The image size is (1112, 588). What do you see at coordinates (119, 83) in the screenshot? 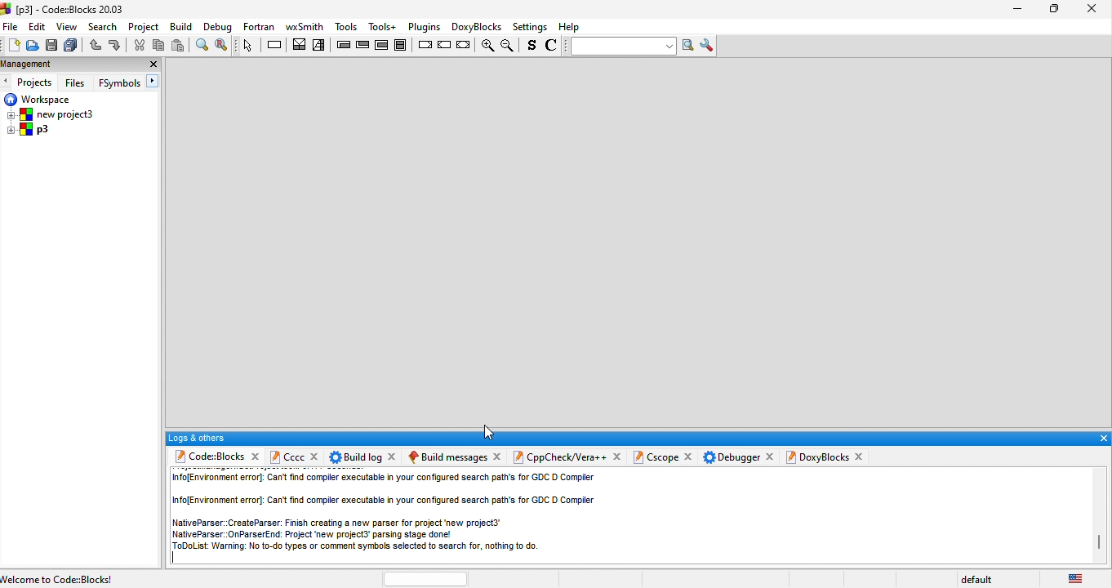
I see `FSymbols` at bounding box center [119, 83].